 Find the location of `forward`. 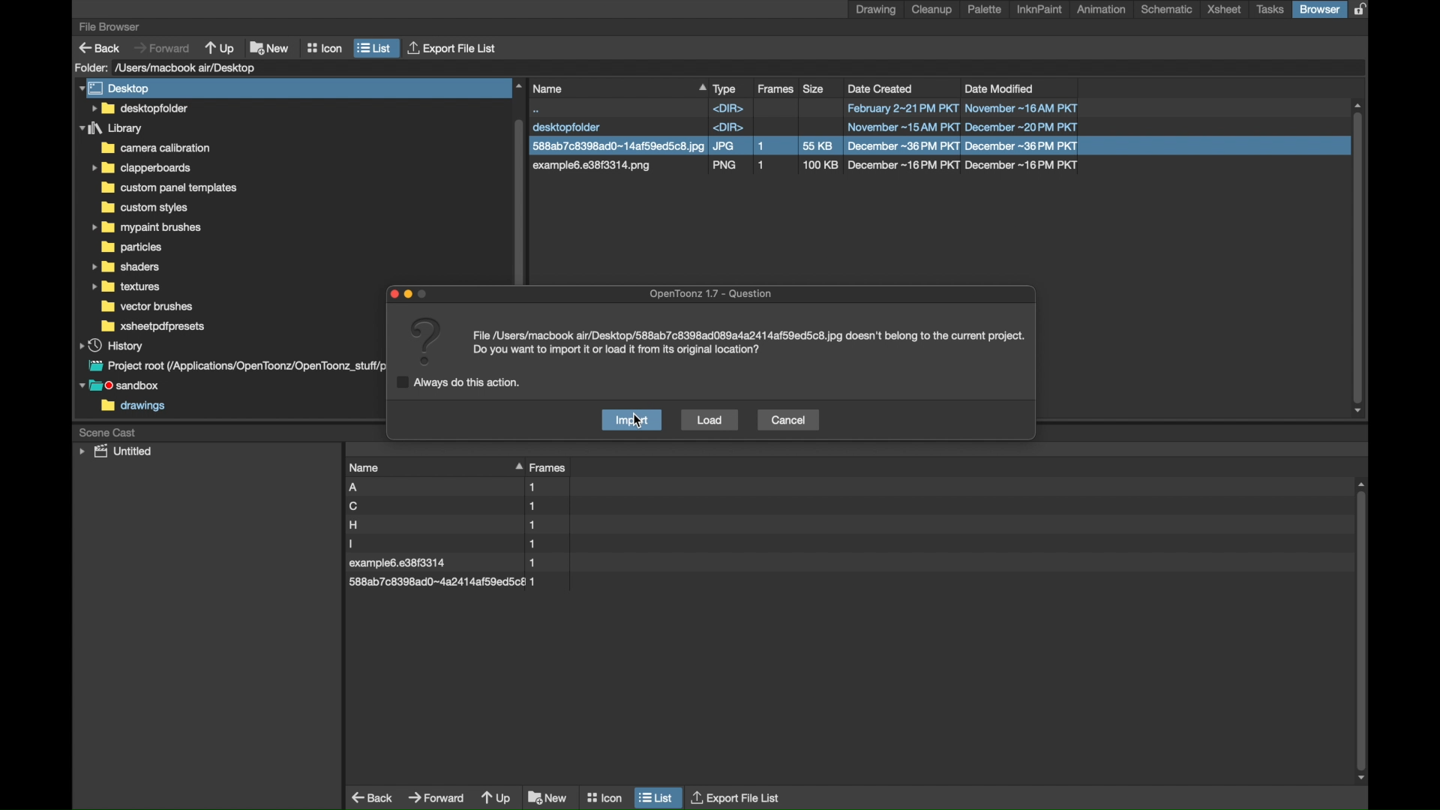

forward is located at coordinates (161, 47).